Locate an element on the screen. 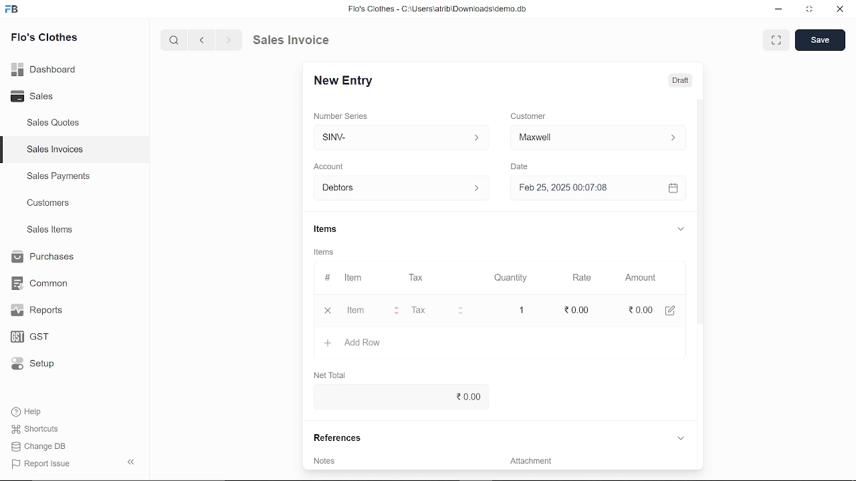 The width and height of the screenshot is (856, 481). H Feb 25, 2025 00:07:08  is located at coordinates (586, 188).